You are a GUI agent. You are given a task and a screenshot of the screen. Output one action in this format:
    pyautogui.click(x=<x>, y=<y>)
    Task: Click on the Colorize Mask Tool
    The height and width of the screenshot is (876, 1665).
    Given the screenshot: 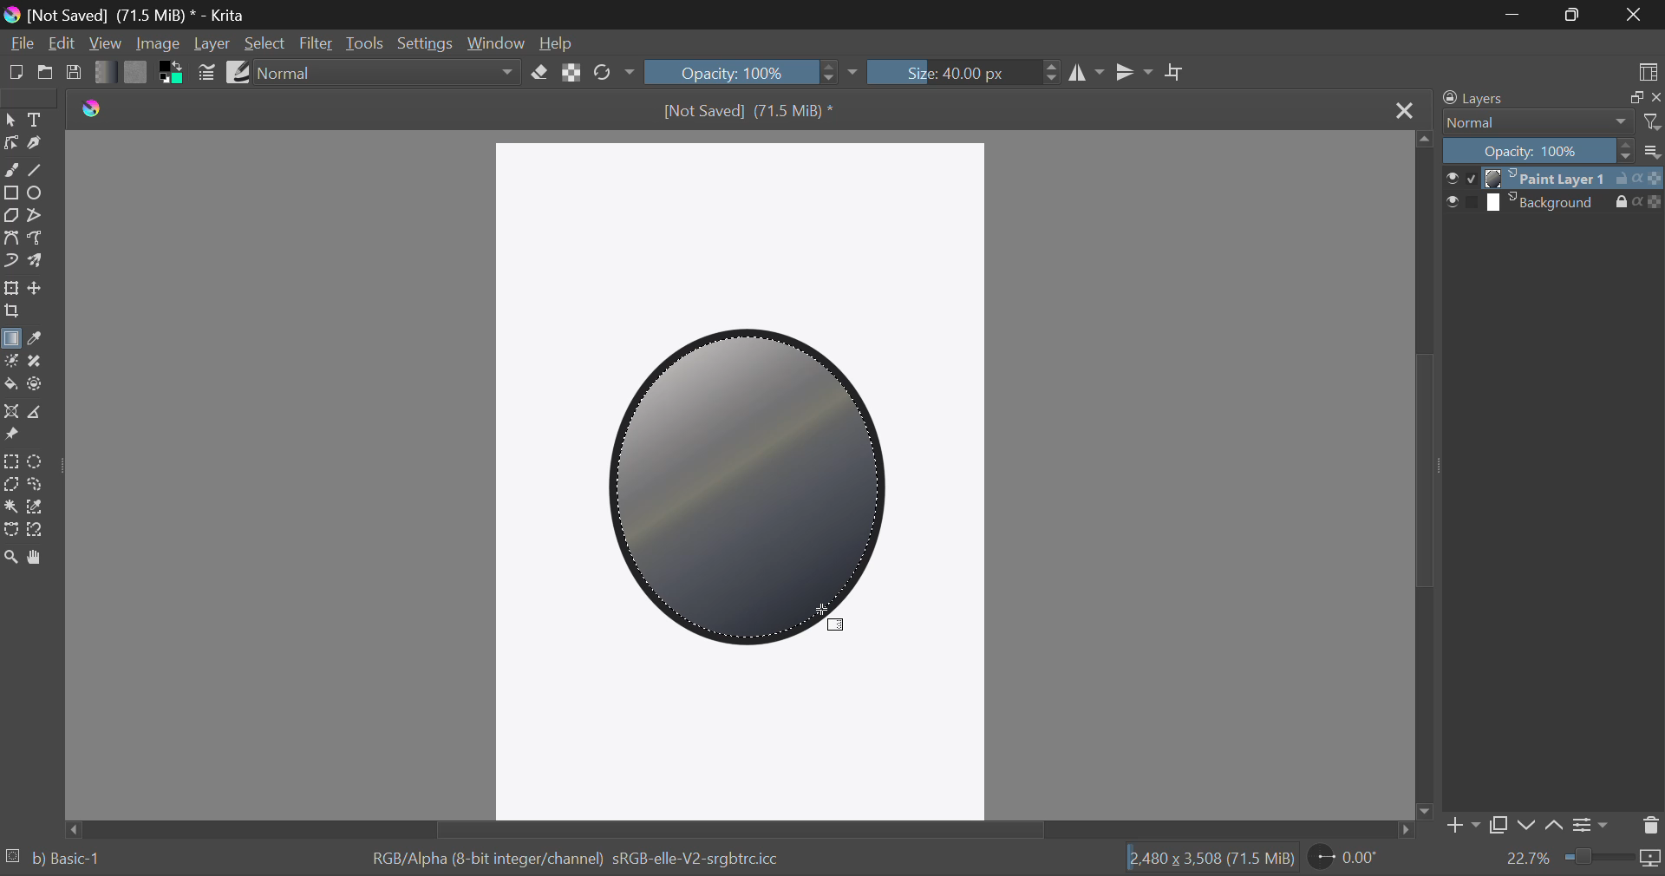 What is the action you would take?
    pyautogui.click(x=11, y=364)
    